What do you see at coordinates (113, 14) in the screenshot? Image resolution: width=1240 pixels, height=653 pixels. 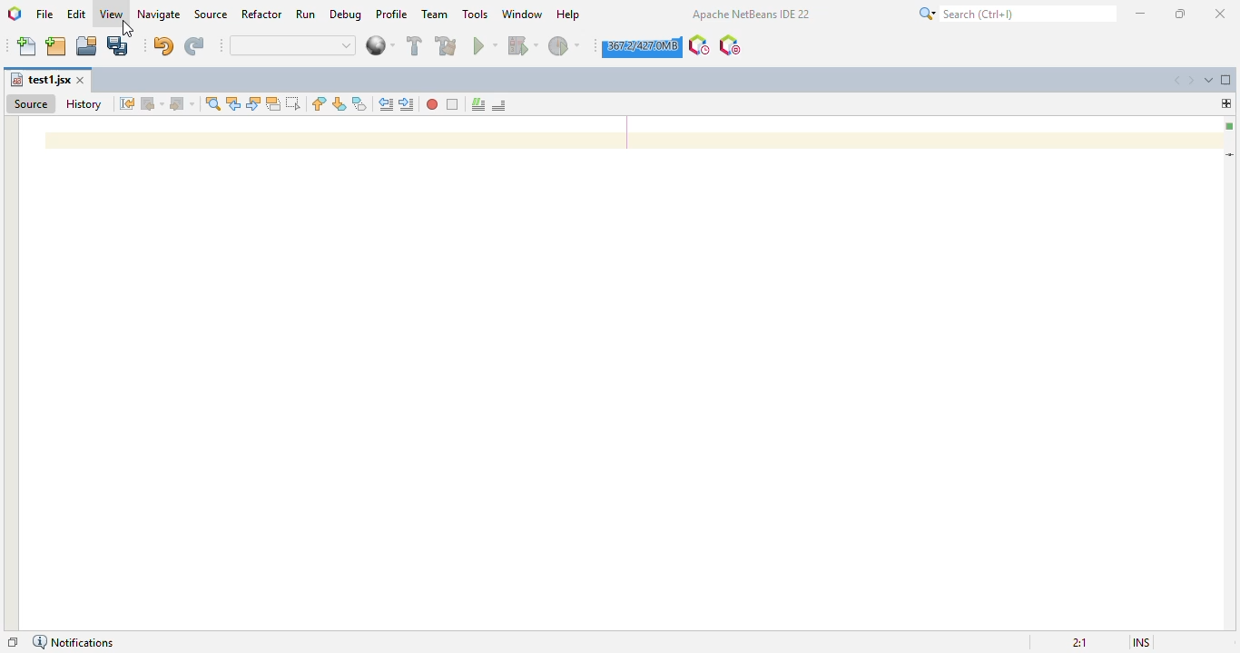 I see `view` at bounding box center [113, 14].